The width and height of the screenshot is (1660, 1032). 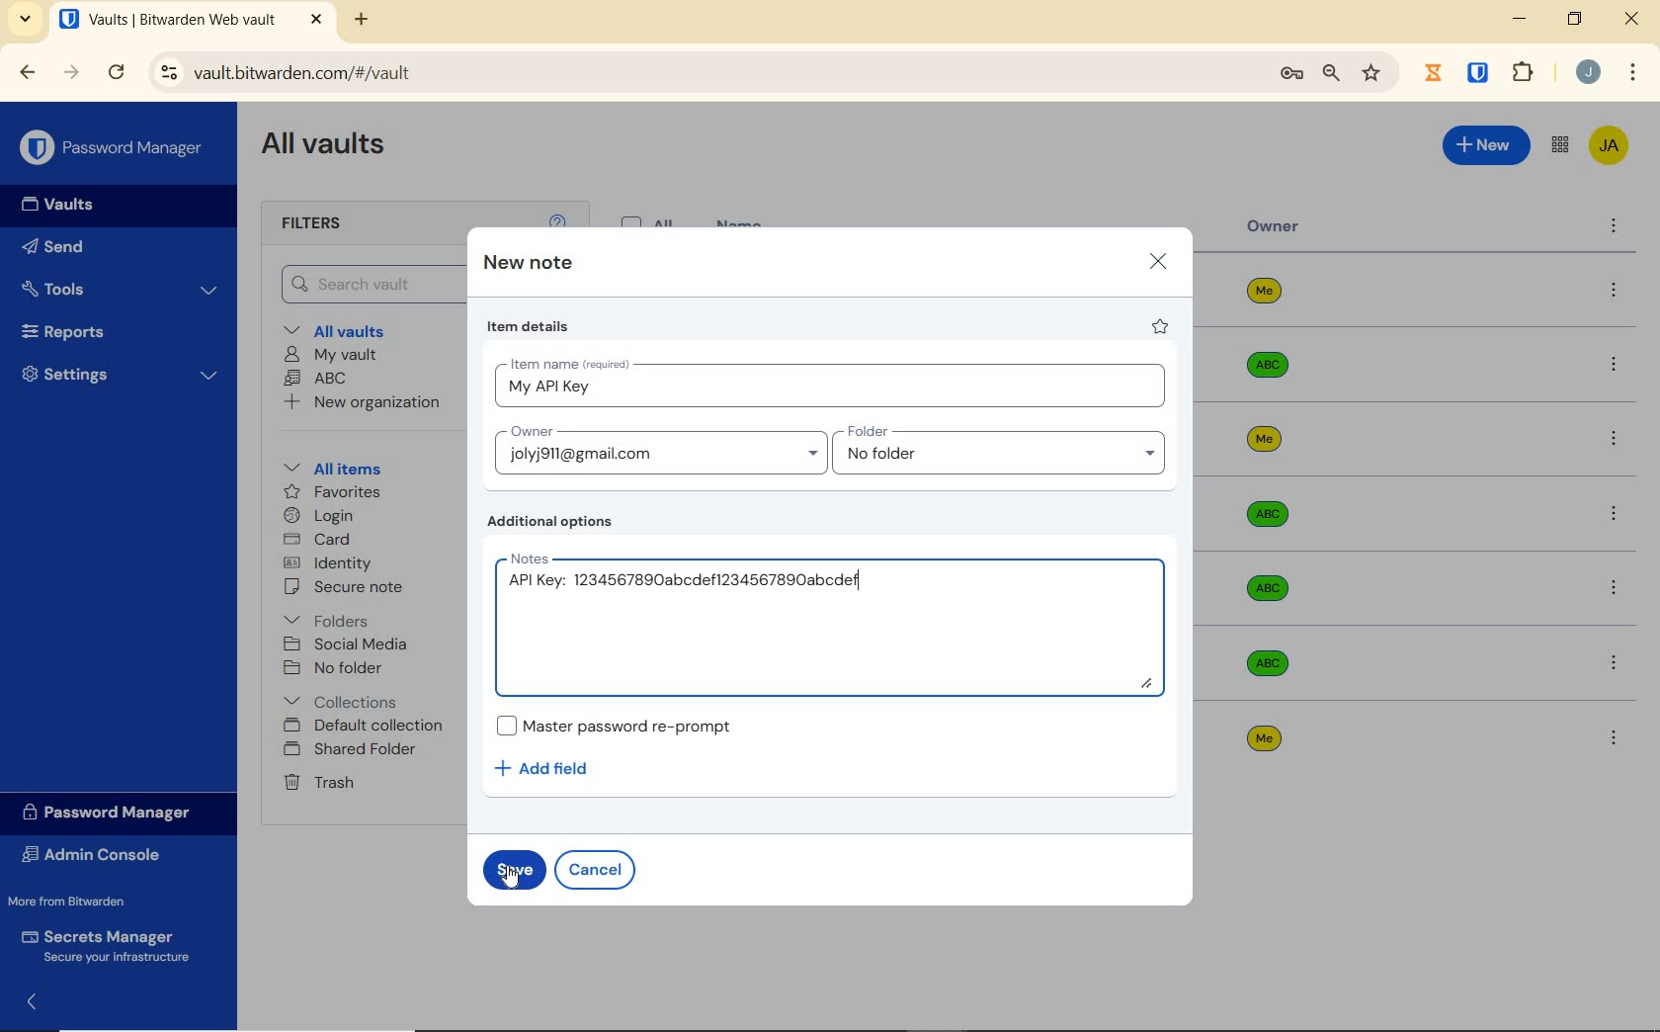 I want to click on more options, so click(x=1615, y=442).